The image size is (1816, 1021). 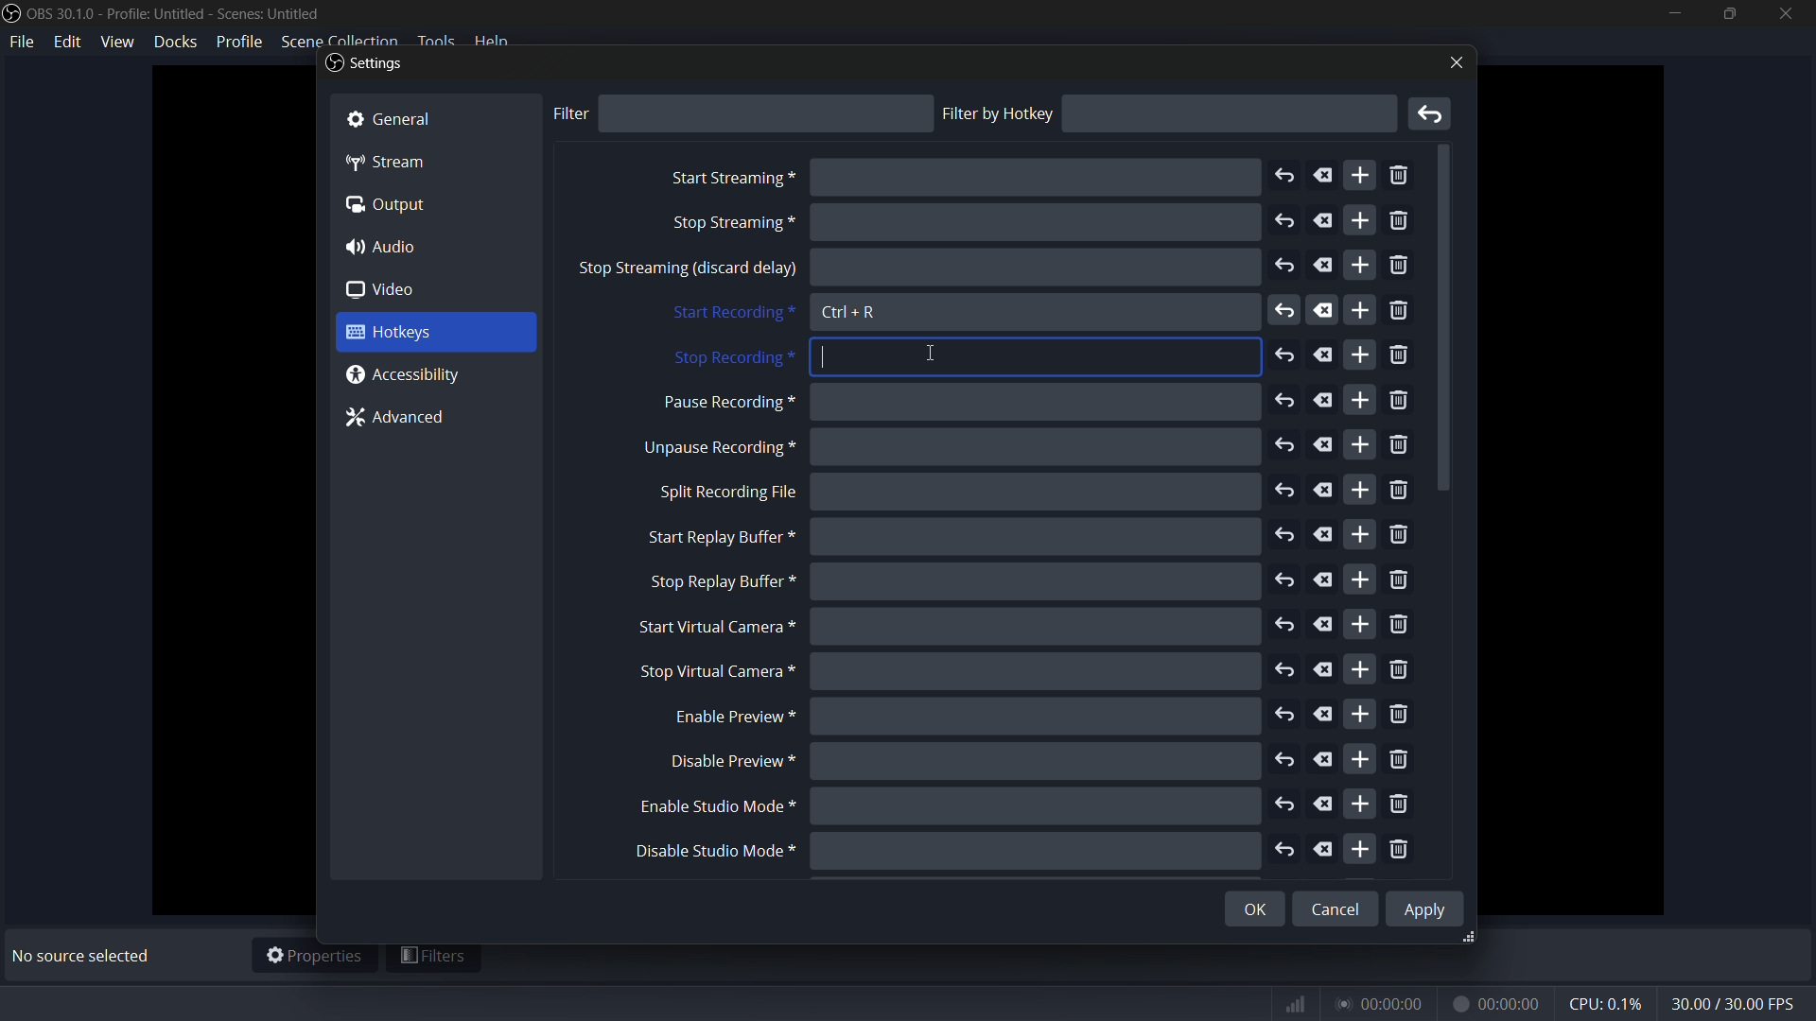 What do you see at coordinates (398, 161) in the screenshot?
I see `“4p Stream` at bounding box center [398, 161].